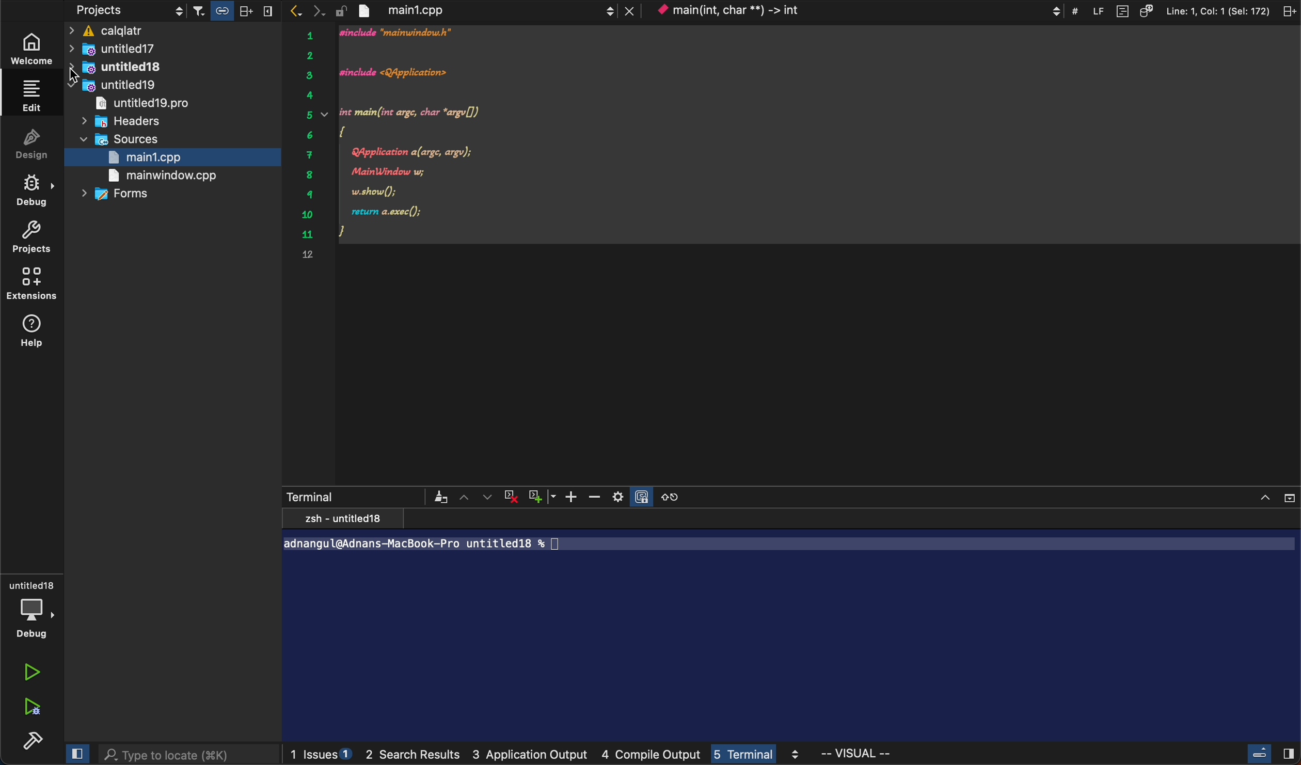 The width and height of the screenshot is (1301, 765). What do you see at coordinates (133, 103) in the screenshot?
I see `headrers` at bounding box center [133, 103].